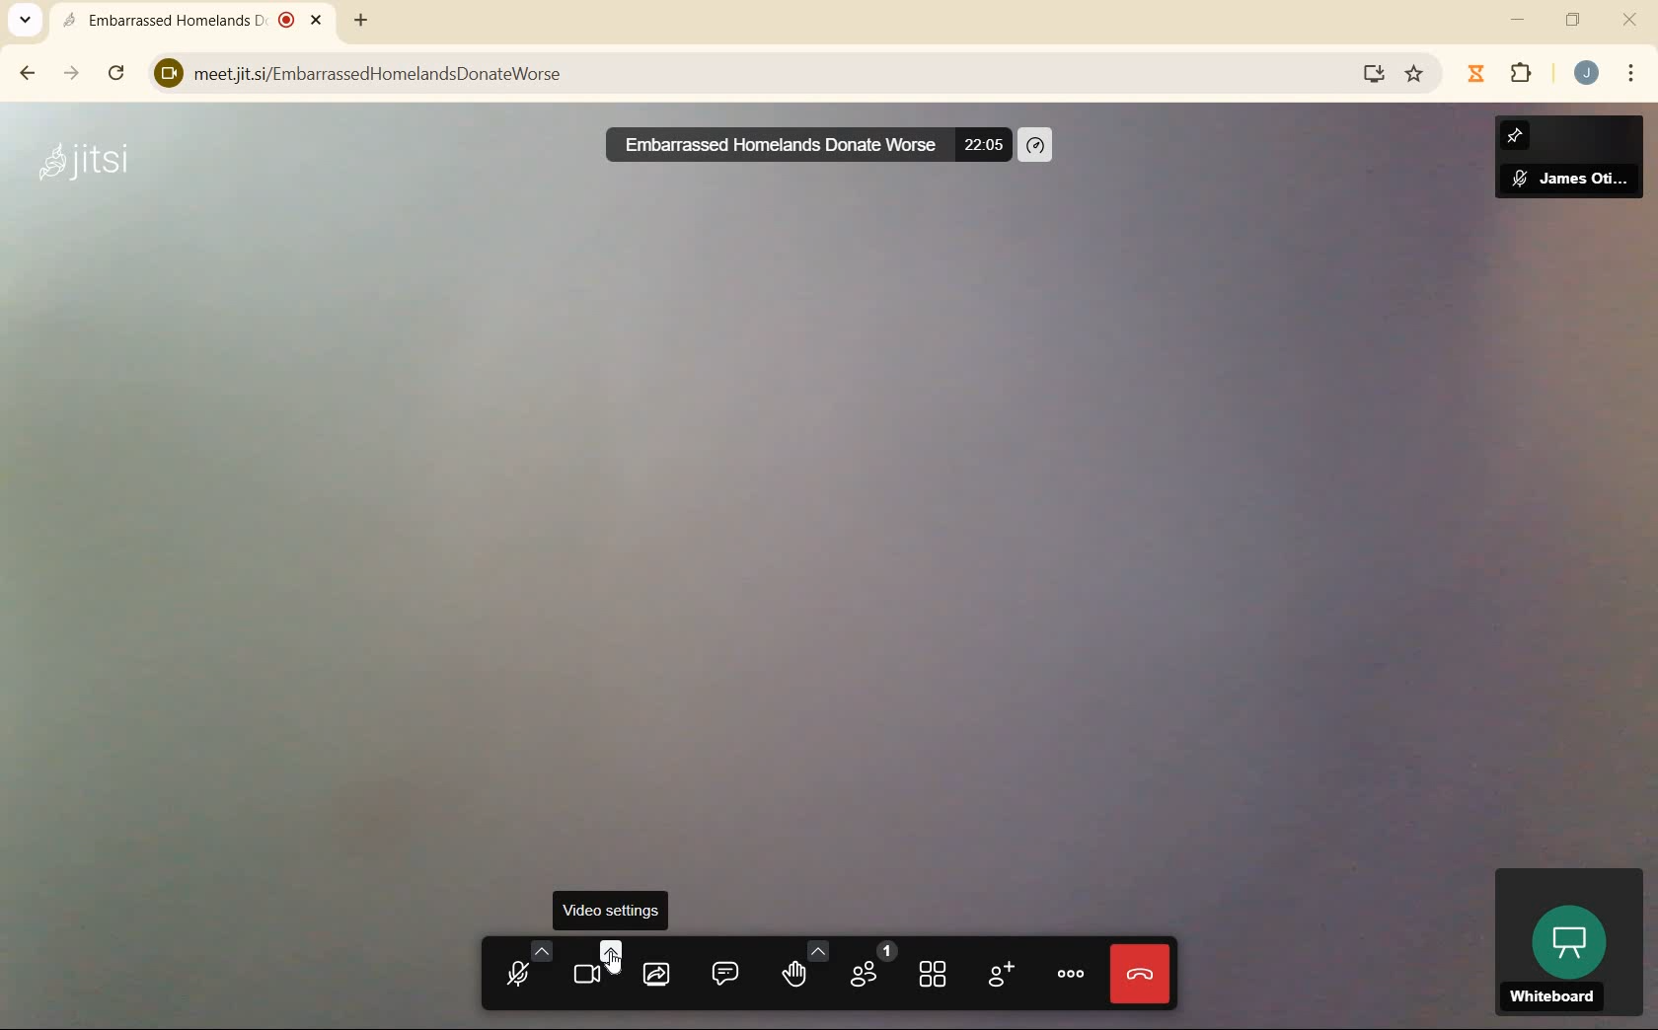 The height and width of the screenshot is (1030, 1658). Describe the element at coordinates (723, 971) in the screenshot. I see `open chat` at that location.